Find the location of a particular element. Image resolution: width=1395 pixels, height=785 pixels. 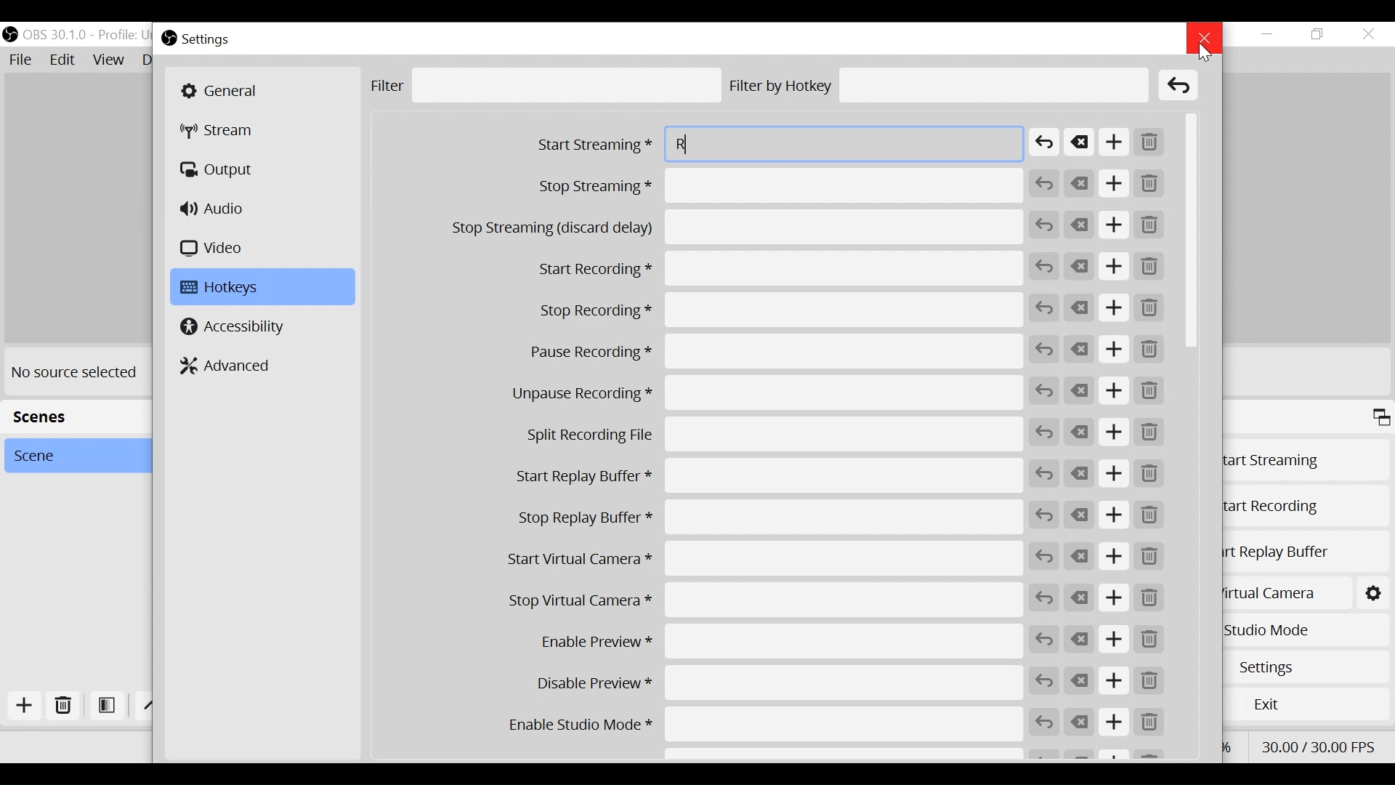

Revert is located at coordinates (1043, 142).